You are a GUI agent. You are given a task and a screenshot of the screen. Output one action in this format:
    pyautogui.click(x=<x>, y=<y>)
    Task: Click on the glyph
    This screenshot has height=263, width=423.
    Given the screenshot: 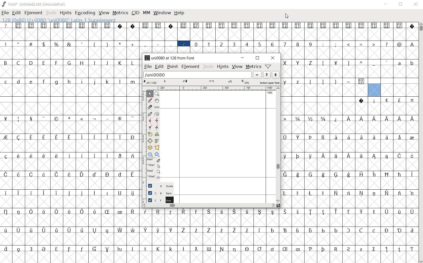 What is the action you would take?
    pyautogui.click(x=349, y=249)
    